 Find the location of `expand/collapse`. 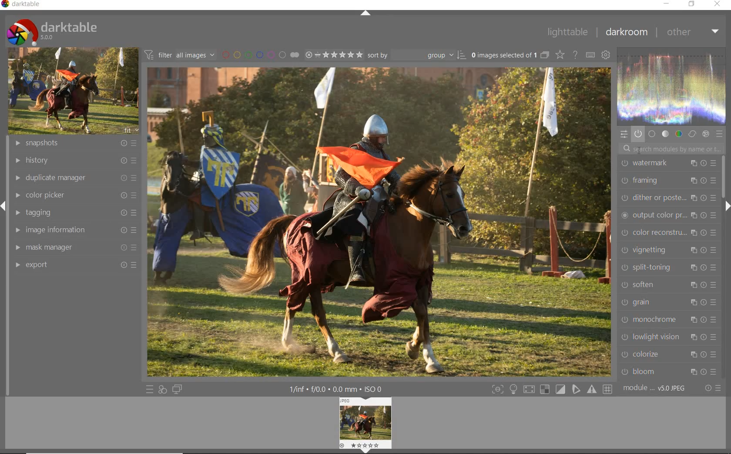

expand/collapse is located at coordinates (728, 207).